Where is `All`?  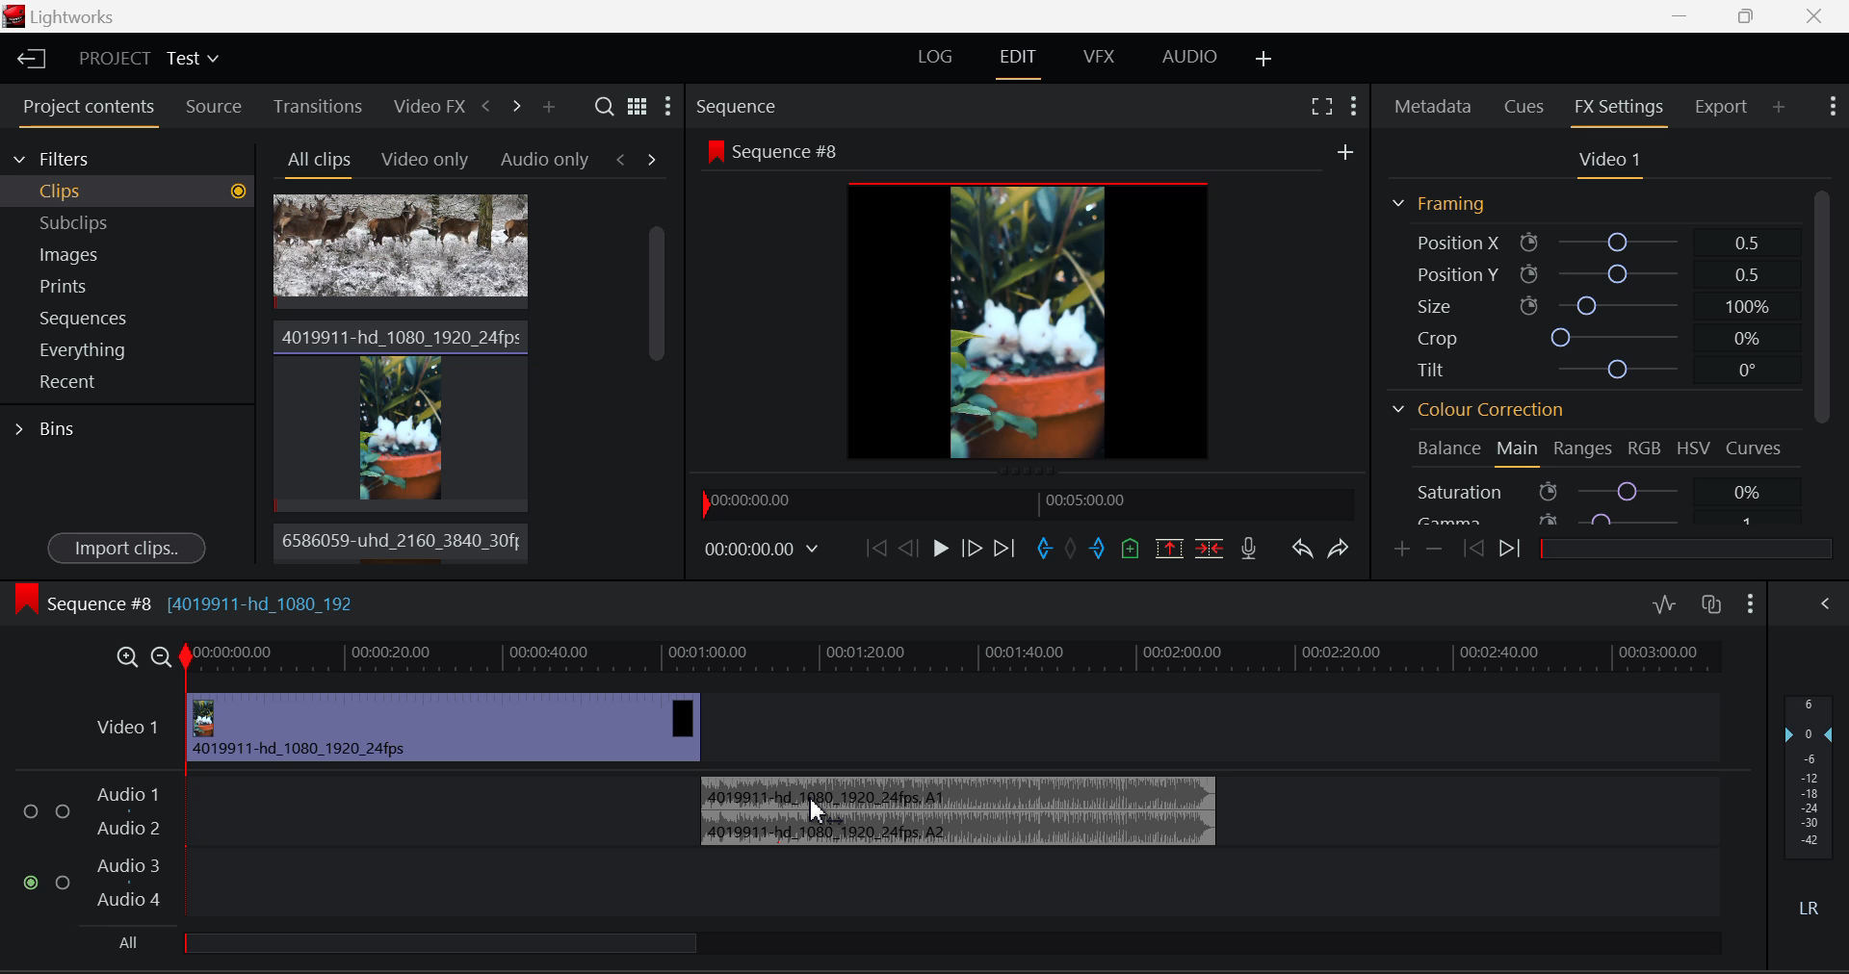
All is located at coordinates (424, 946).